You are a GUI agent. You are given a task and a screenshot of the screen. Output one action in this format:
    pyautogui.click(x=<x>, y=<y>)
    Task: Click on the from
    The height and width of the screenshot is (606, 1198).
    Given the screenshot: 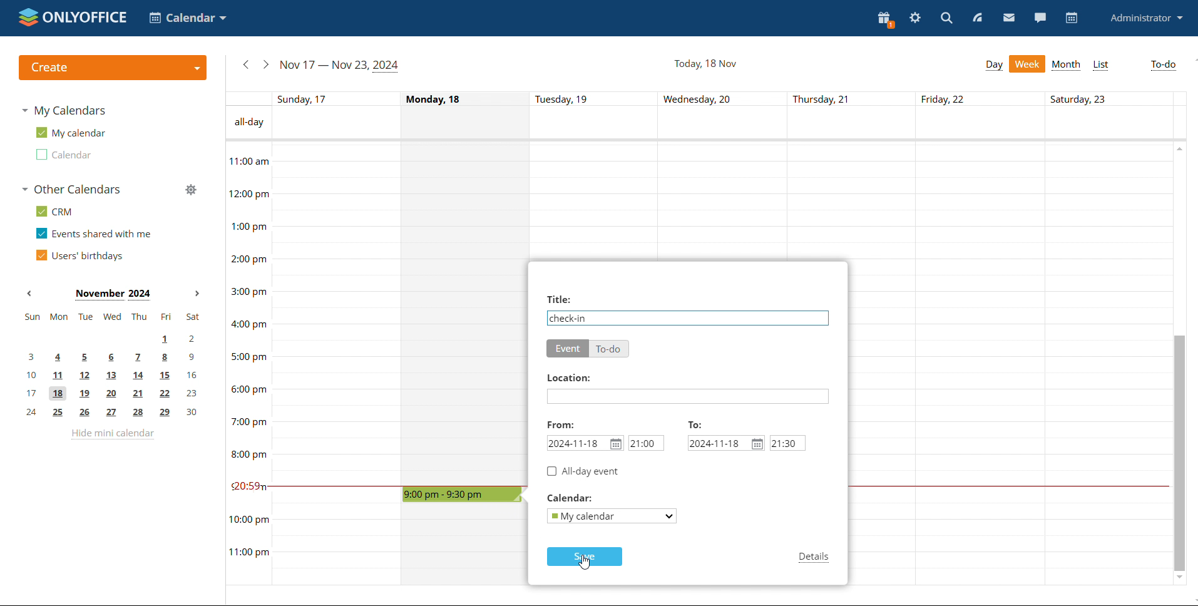 What is the action you would take?
    pyautogui.click(x=562, y=424)
    